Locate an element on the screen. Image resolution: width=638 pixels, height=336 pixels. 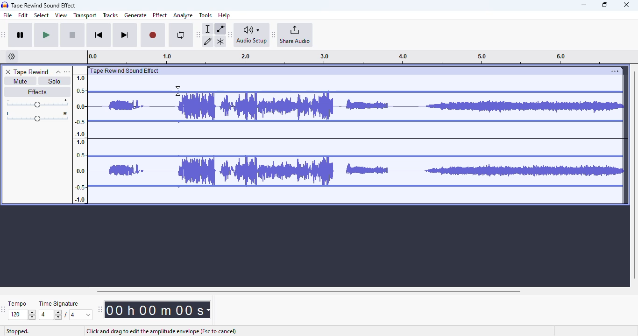
Time measurement options is located at coordinates (208, 310).